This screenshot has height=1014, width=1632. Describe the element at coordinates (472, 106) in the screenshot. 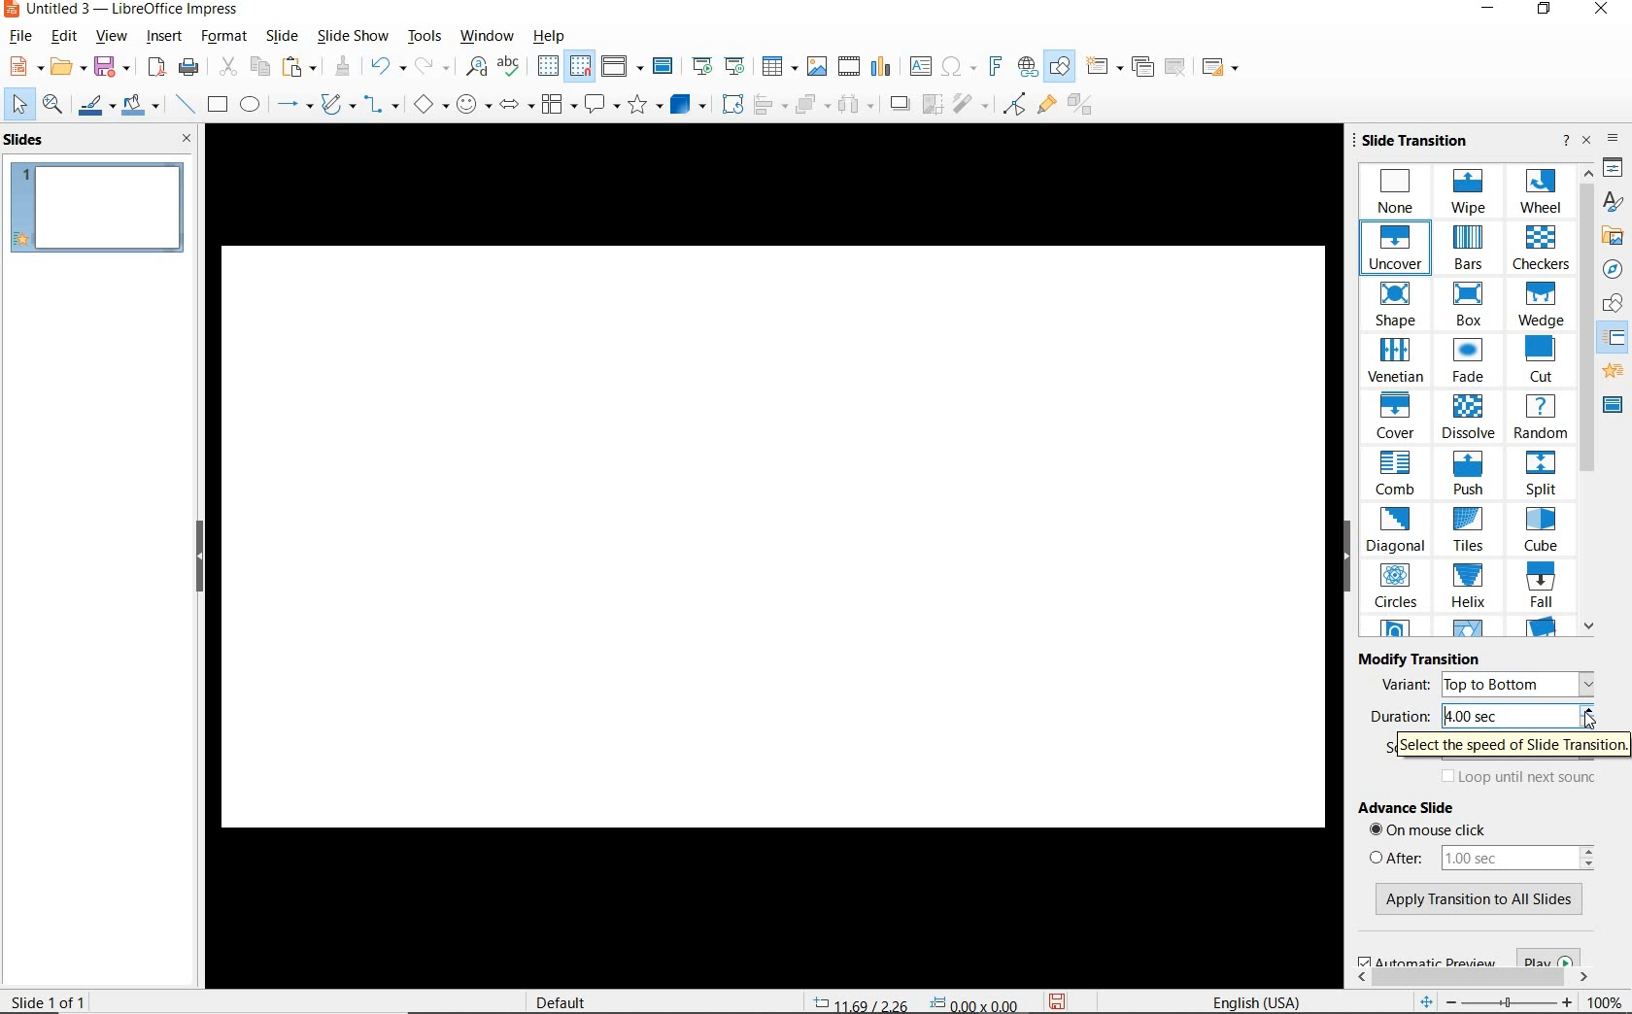

I see `SYMBOL SHAPES` at that location.